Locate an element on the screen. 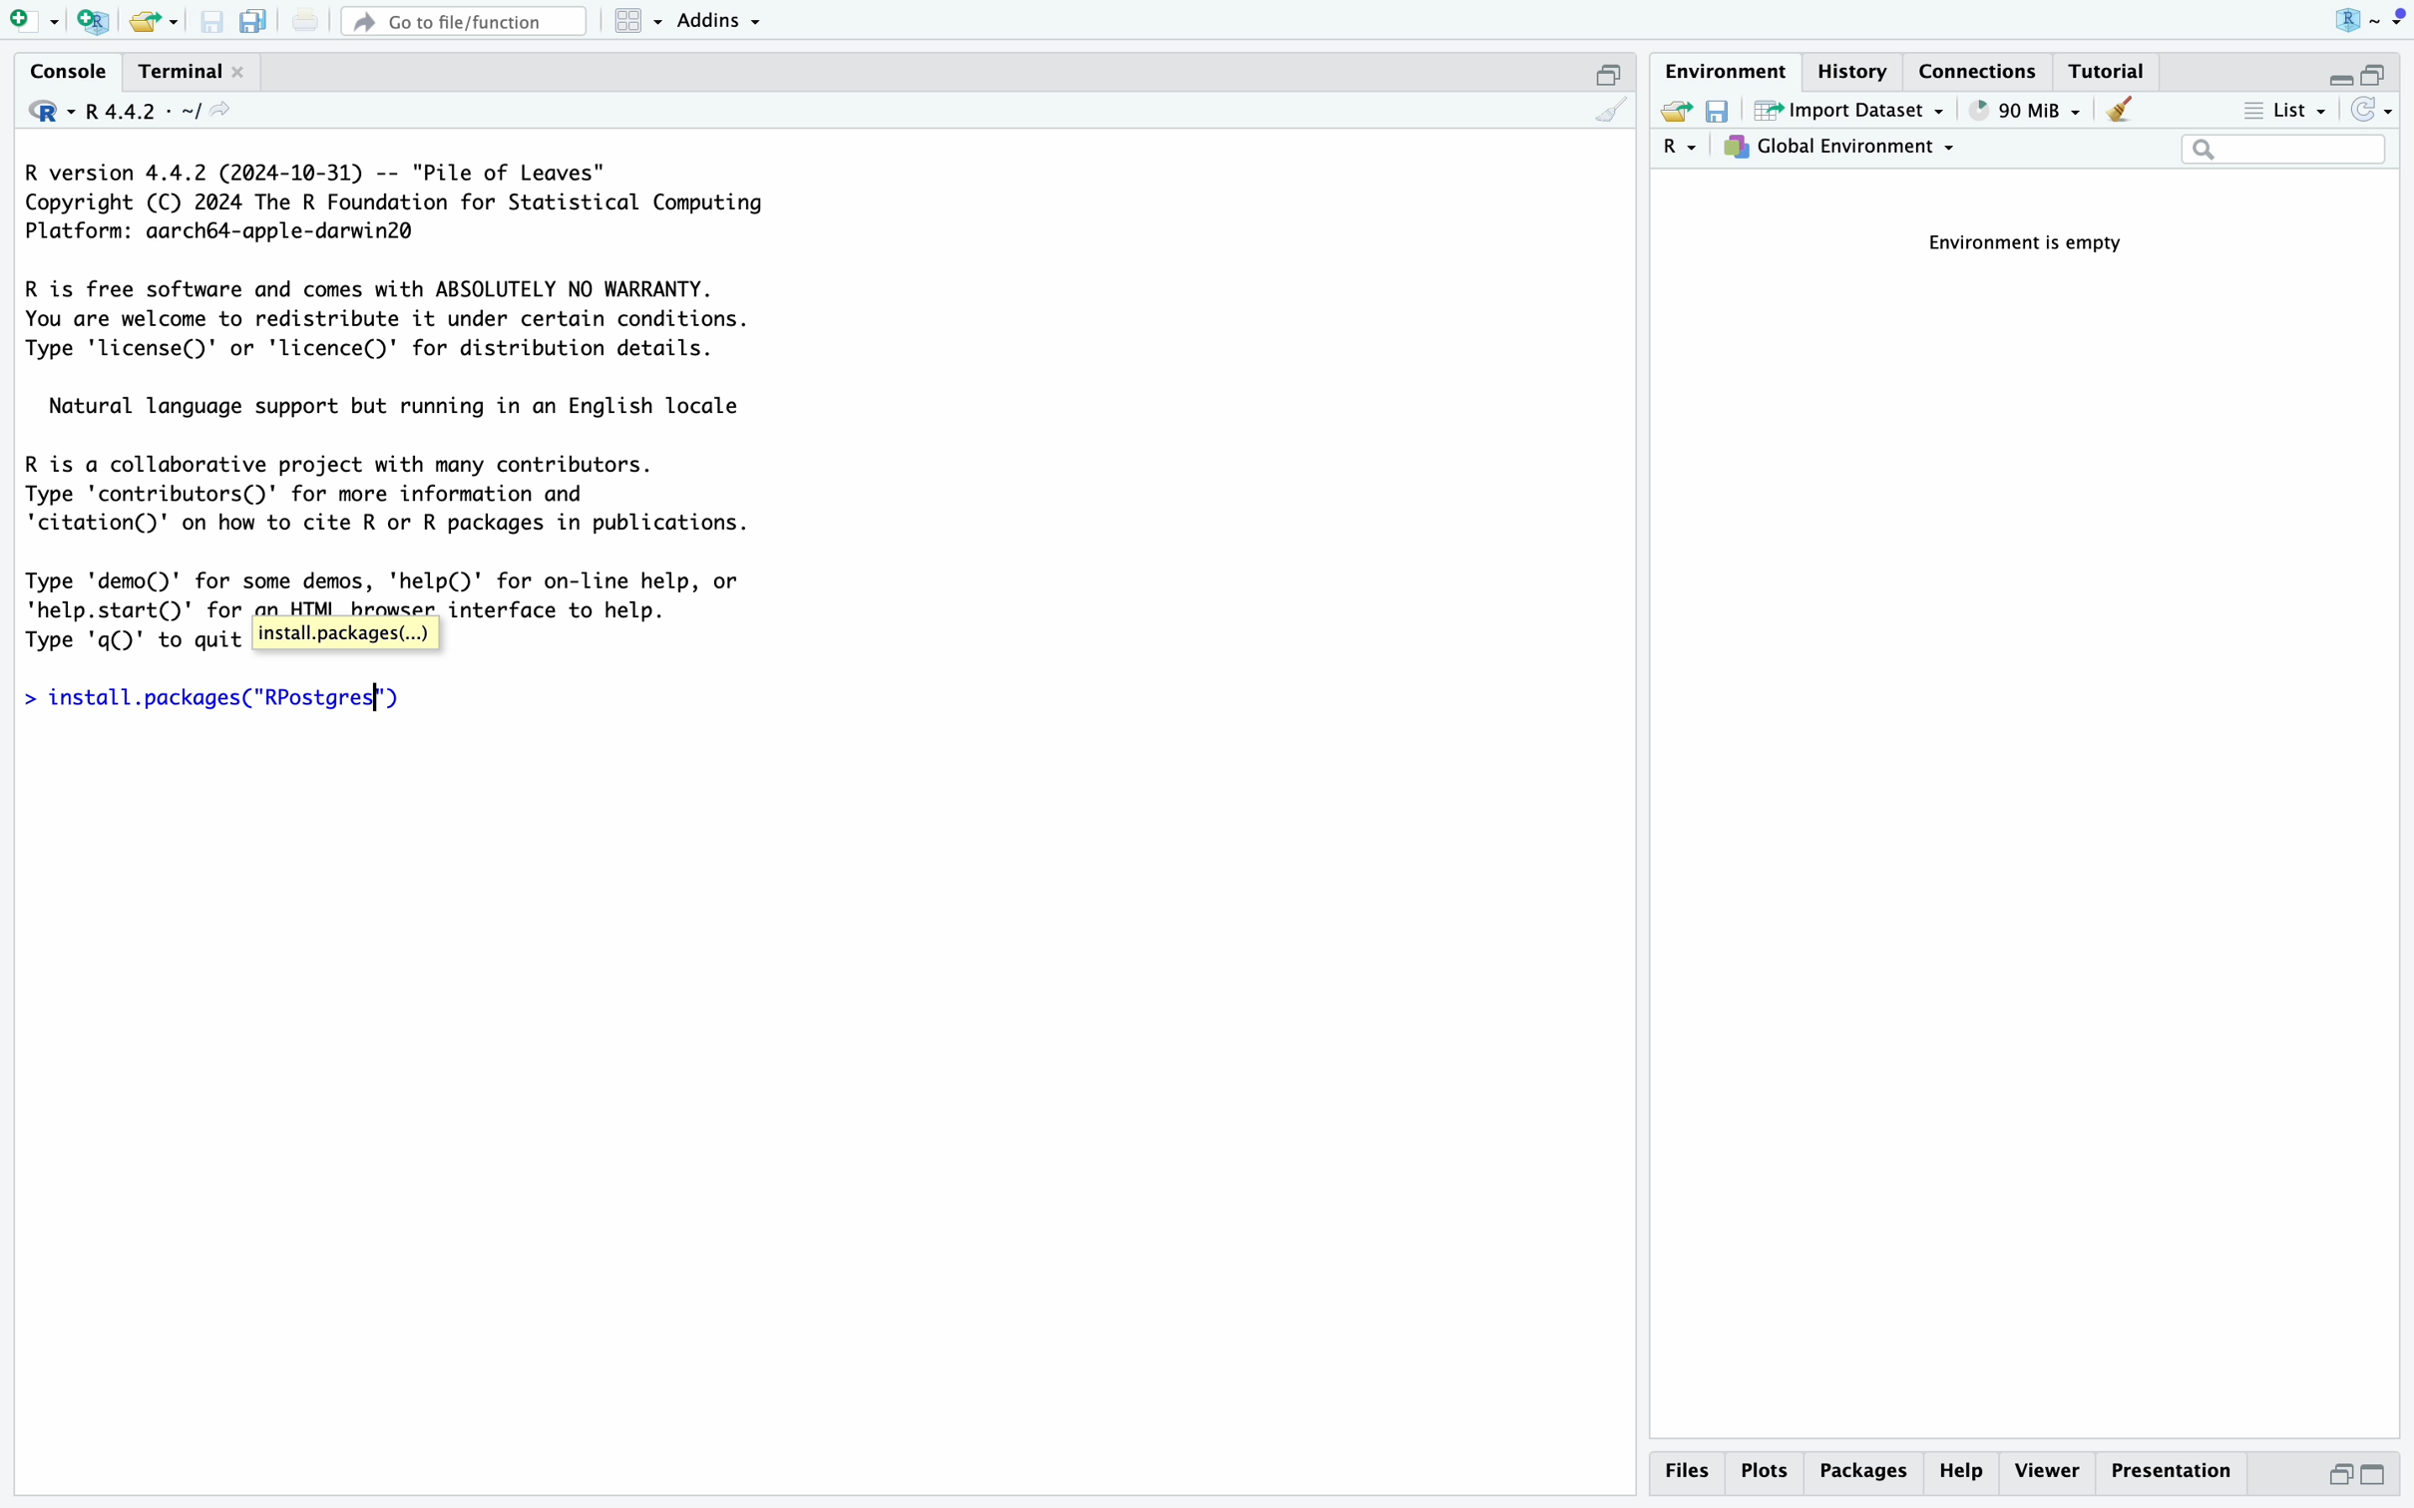 Image resolution: width=2414 pixels, height=1508 pixels. list is located at coordinates (2281, 113).